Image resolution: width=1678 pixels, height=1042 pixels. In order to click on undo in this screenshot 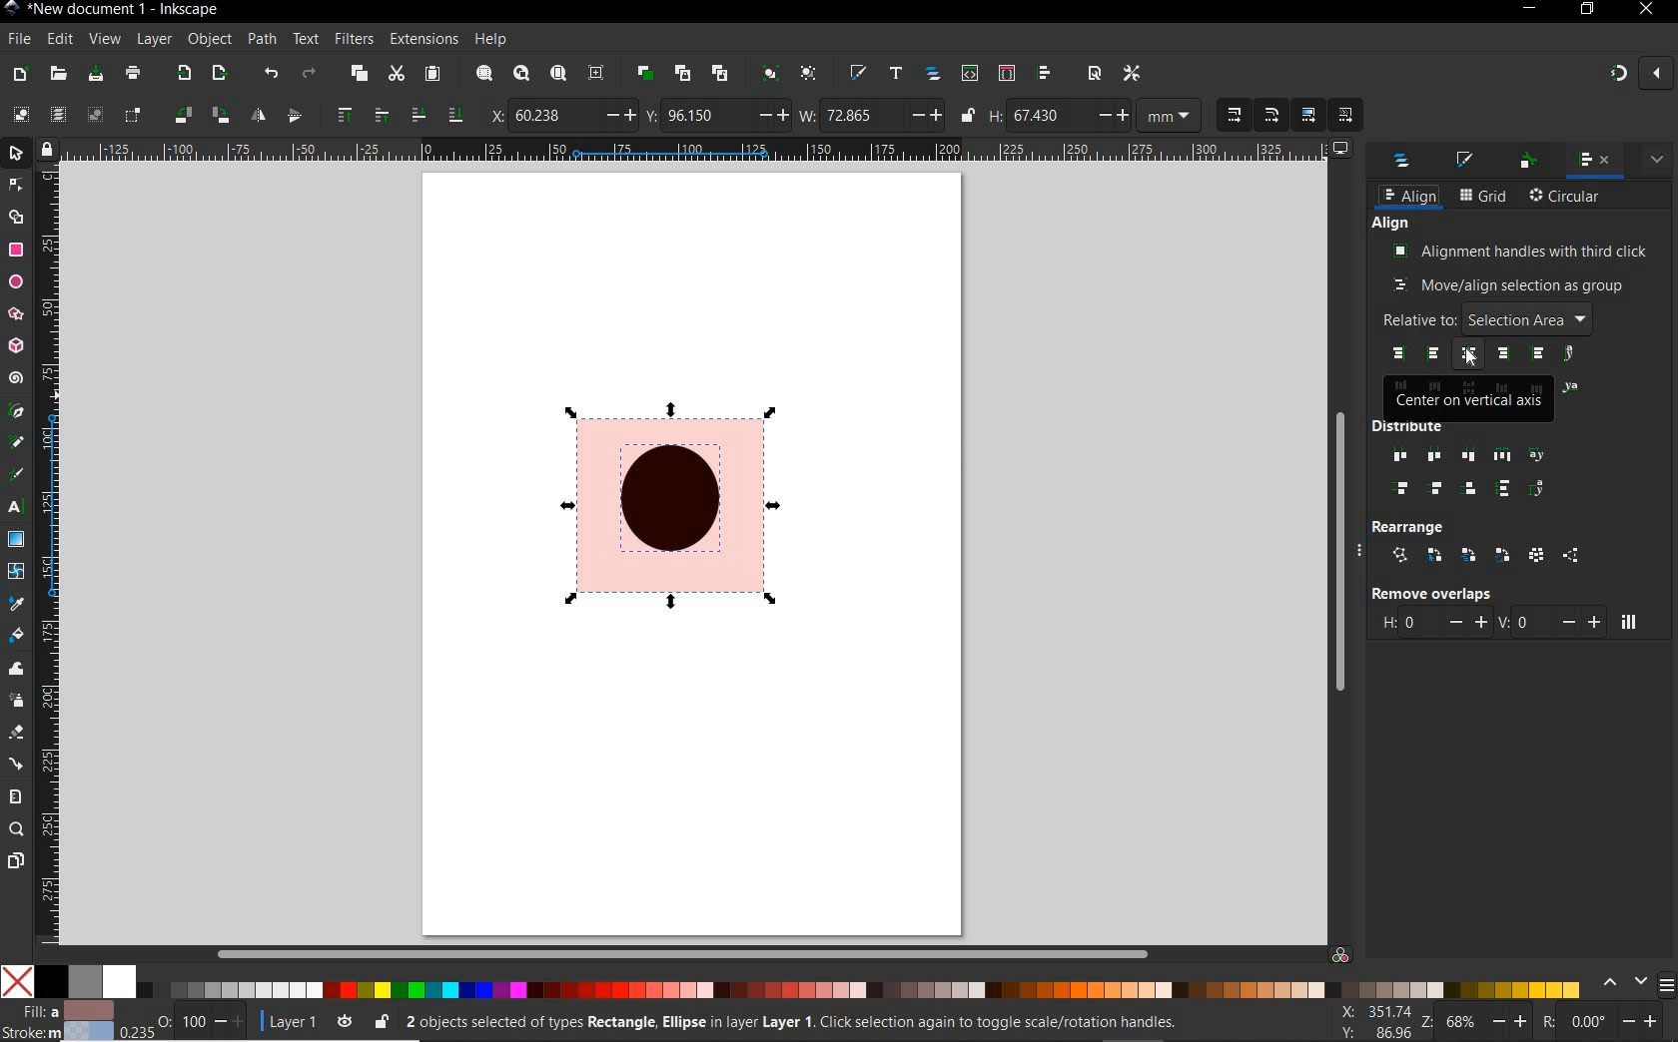, I will do `click(273, 76)`.